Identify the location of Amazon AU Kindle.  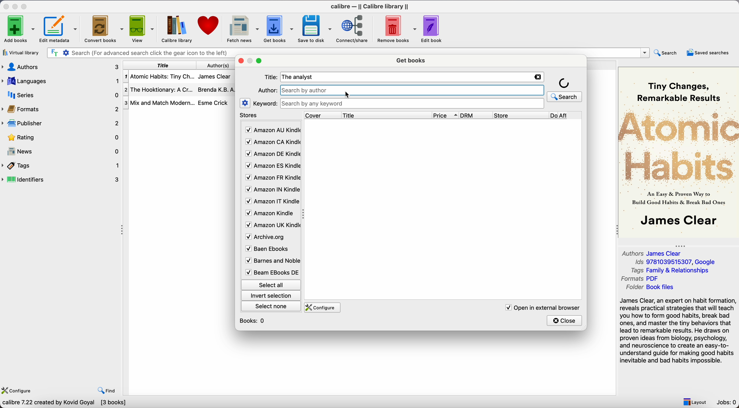
(272, 130).